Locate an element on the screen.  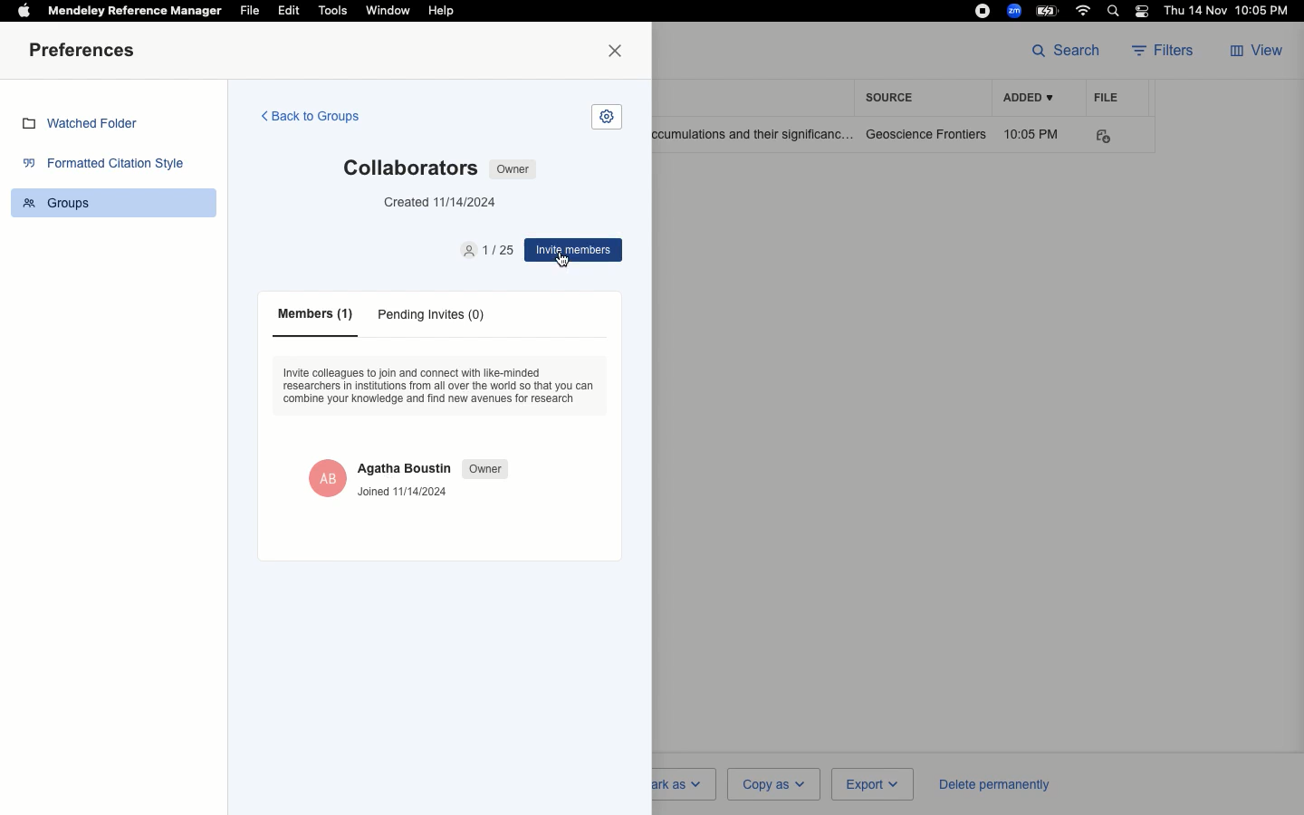
Settings gear is located at coordinates (607, 117).